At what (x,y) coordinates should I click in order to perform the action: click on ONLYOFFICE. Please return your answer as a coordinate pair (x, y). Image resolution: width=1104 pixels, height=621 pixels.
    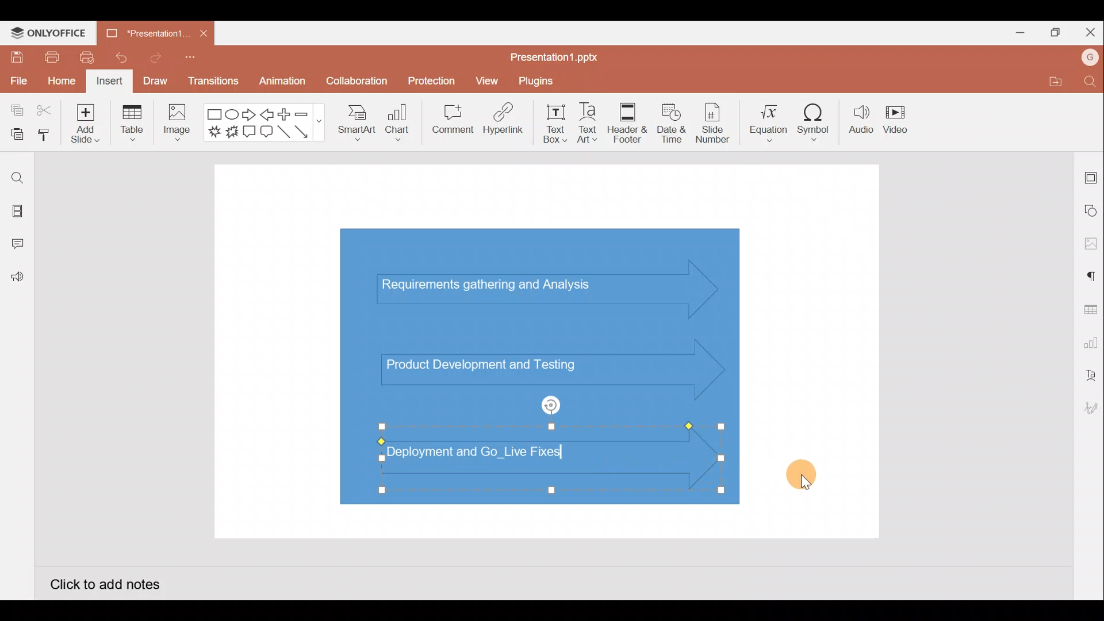
    Looking at the image, I should click on (49, 33).